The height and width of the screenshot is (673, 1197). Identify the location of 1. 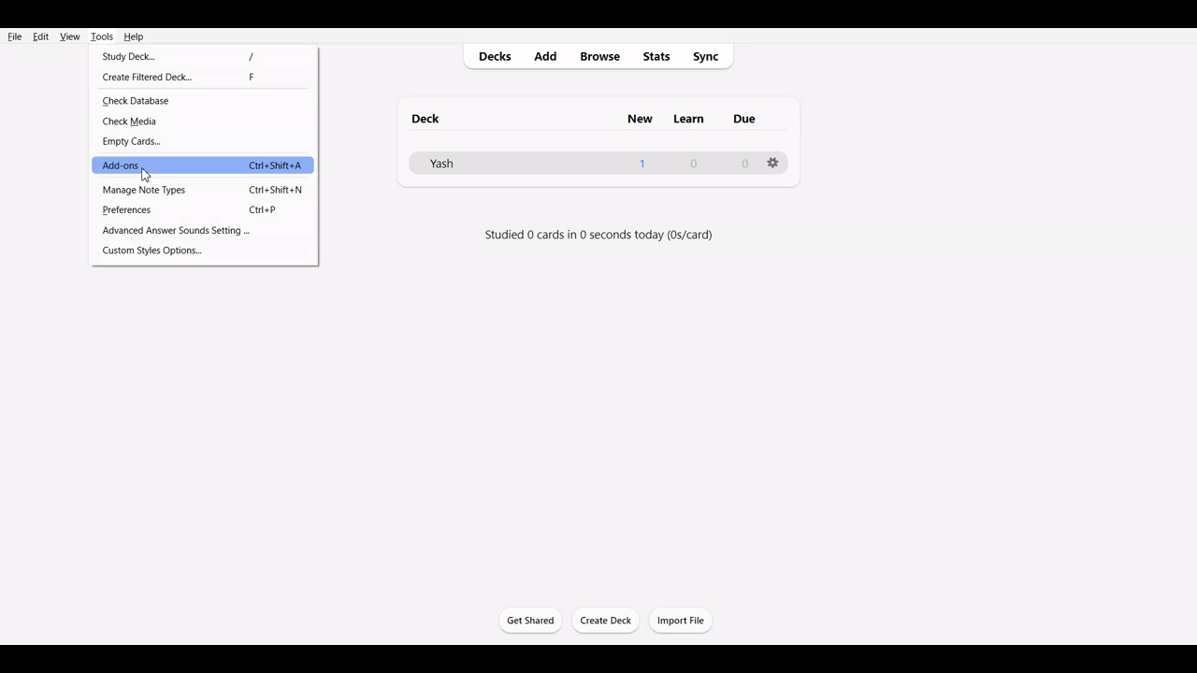
(643, 165).